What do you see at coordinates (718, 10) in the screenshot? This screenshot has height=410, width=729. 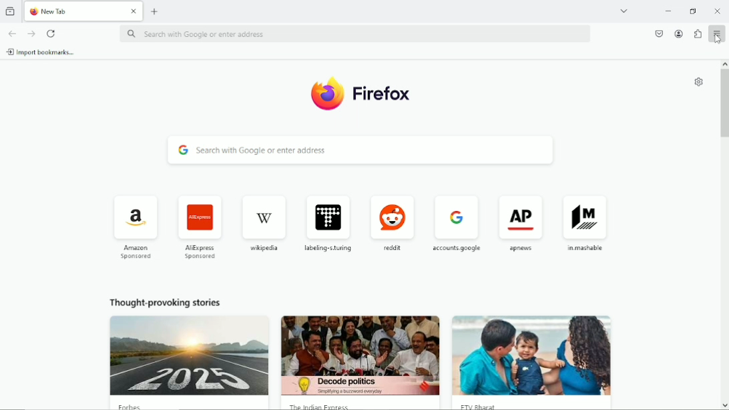 I see `Close` at bounding box center [718, 10].